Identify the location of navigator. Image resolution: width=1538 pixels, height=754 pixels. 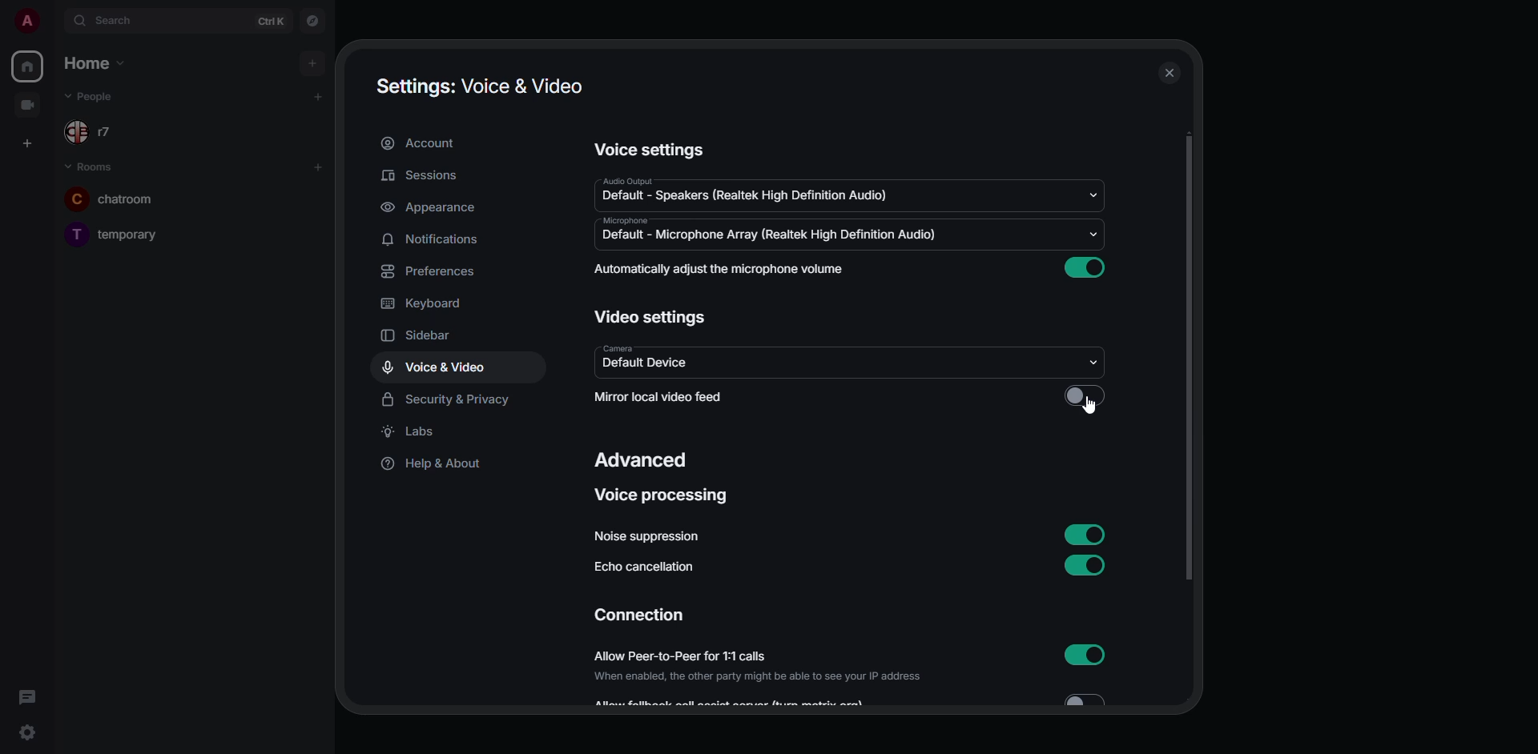
(313, 21).